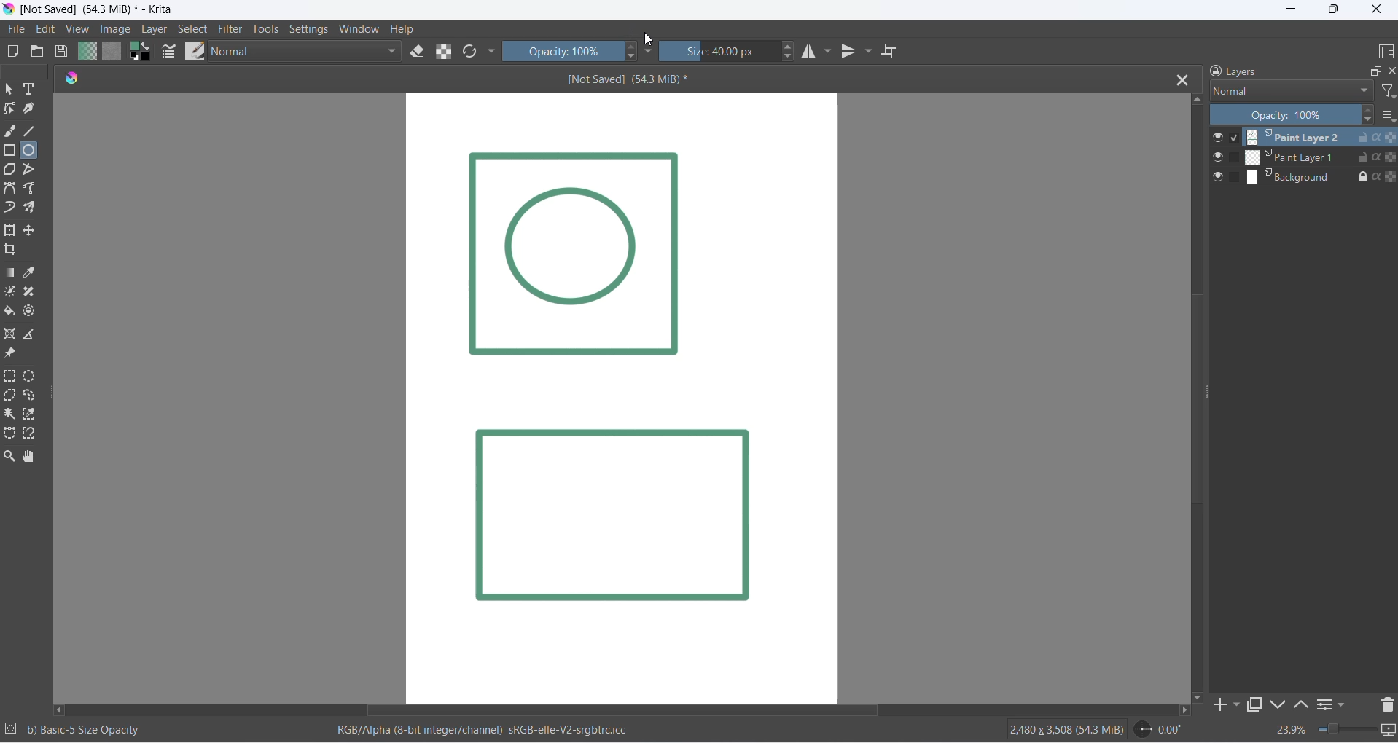 The image size is (1398, 743). Describe the element at coordinates (29, 414) in the screenshot. I see `color selection tool` at that location.